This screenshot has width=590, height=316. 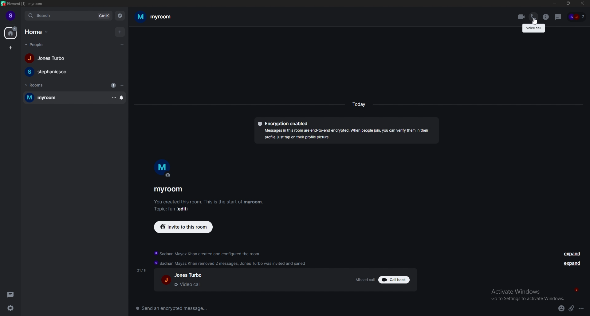 I want to click on You created this room. This is the start of myroom., so click(x=208, y=201).